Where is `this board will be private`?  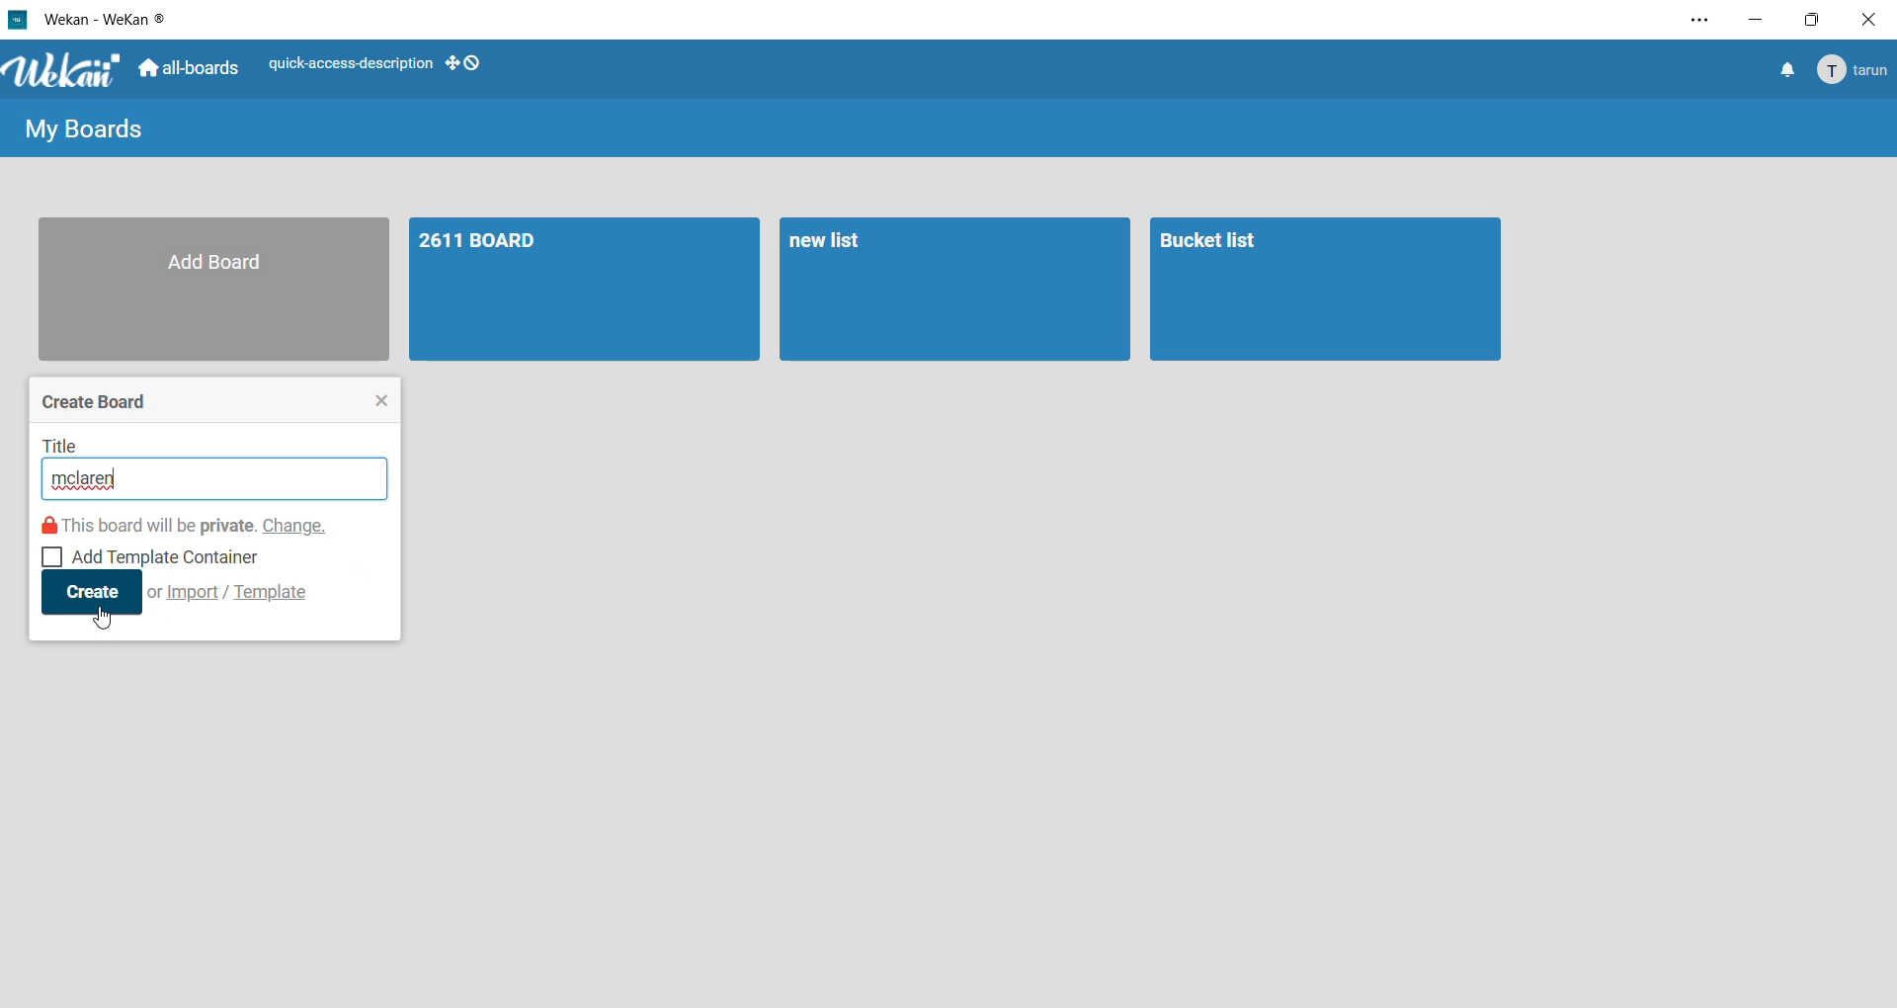
this board will be private is located at coordinates (178, 526).